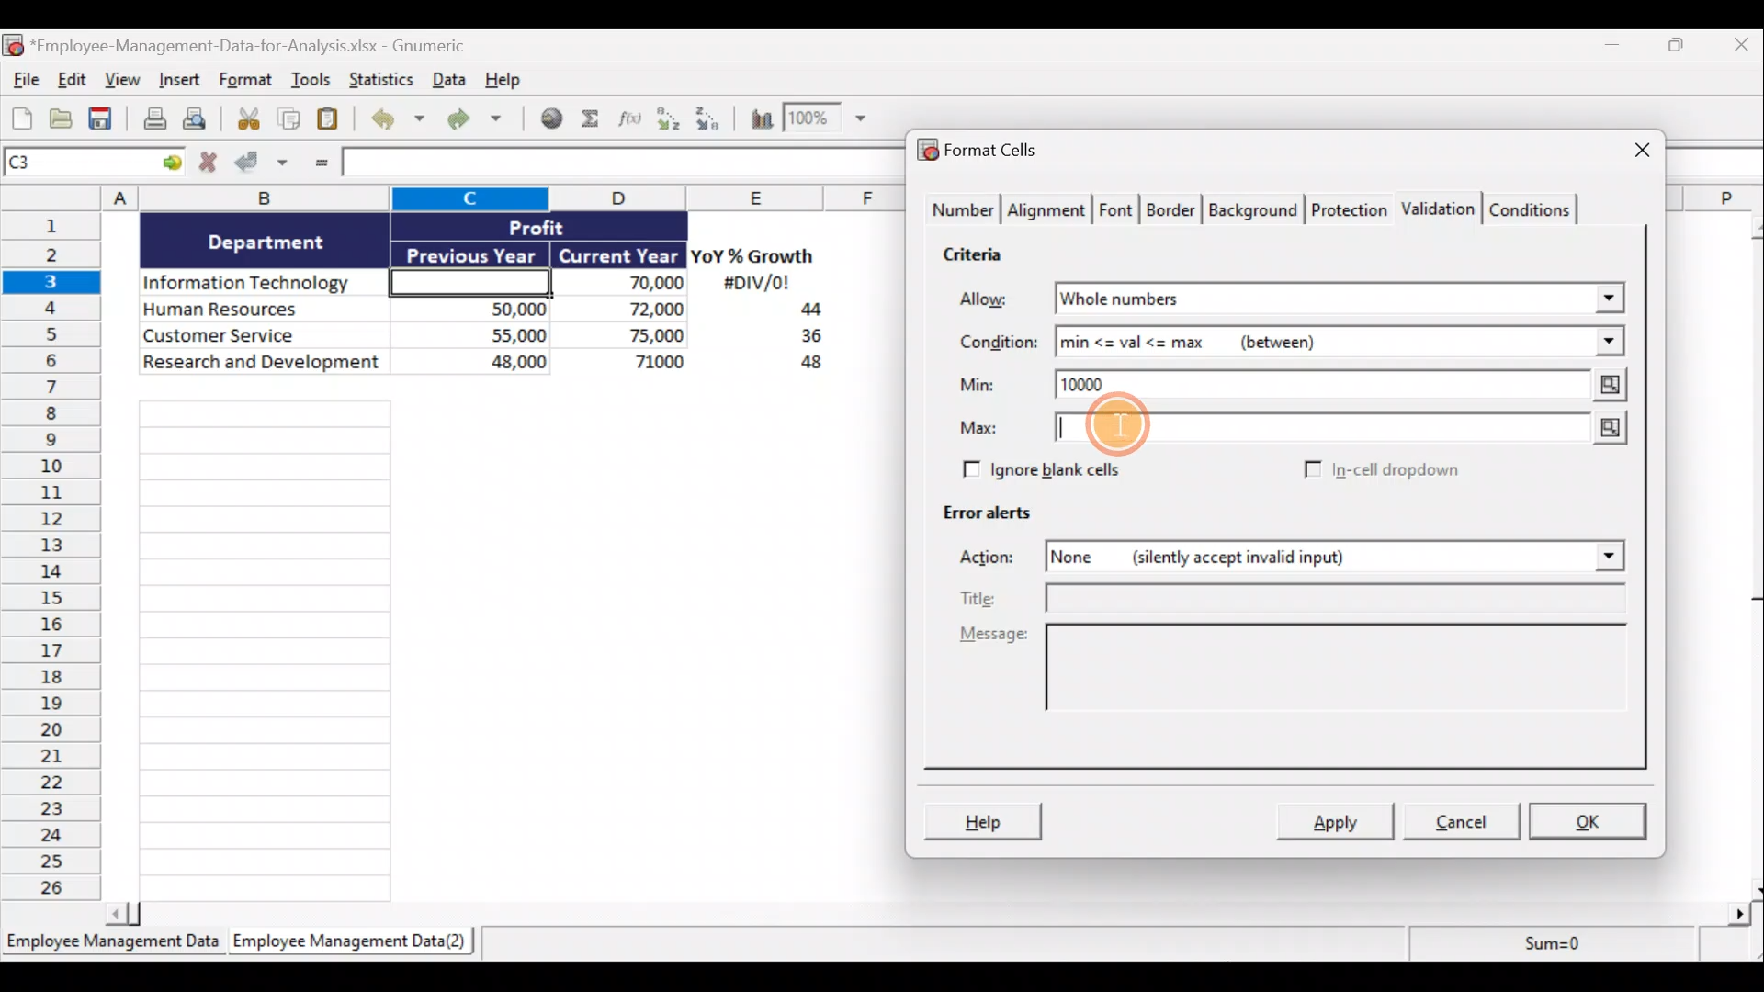 Image resolution: width=1764 pixels, height=992 pixels. I want to click on OK, so click(1589, 819).